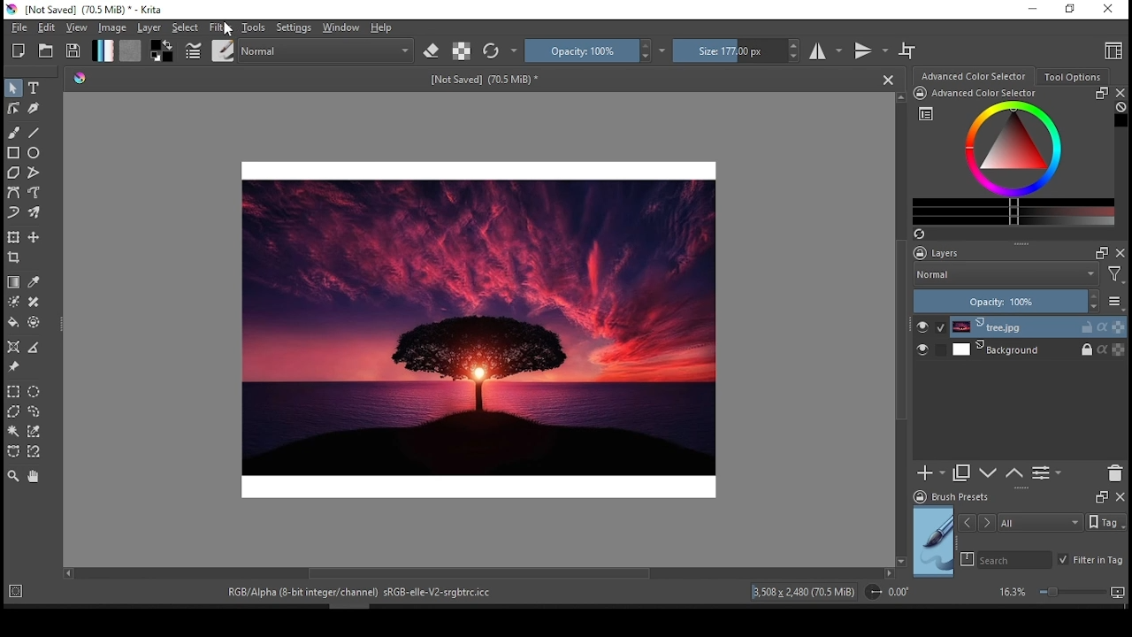 The height and width of the screenshot is (637, 1132). Describe the element at coordinates (805, 592) in the screenshot. I see `image details` at that location.